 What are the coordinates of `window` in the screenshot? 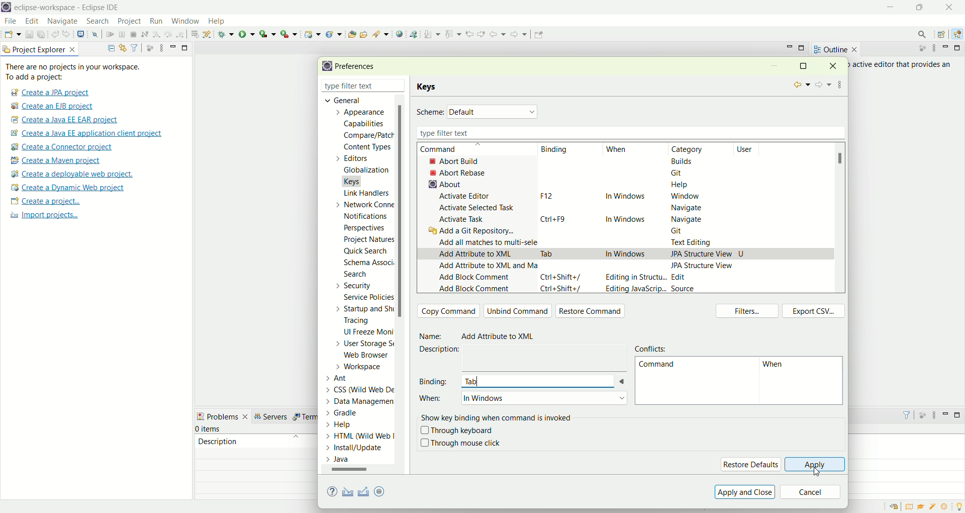 It's located at (684, 197).